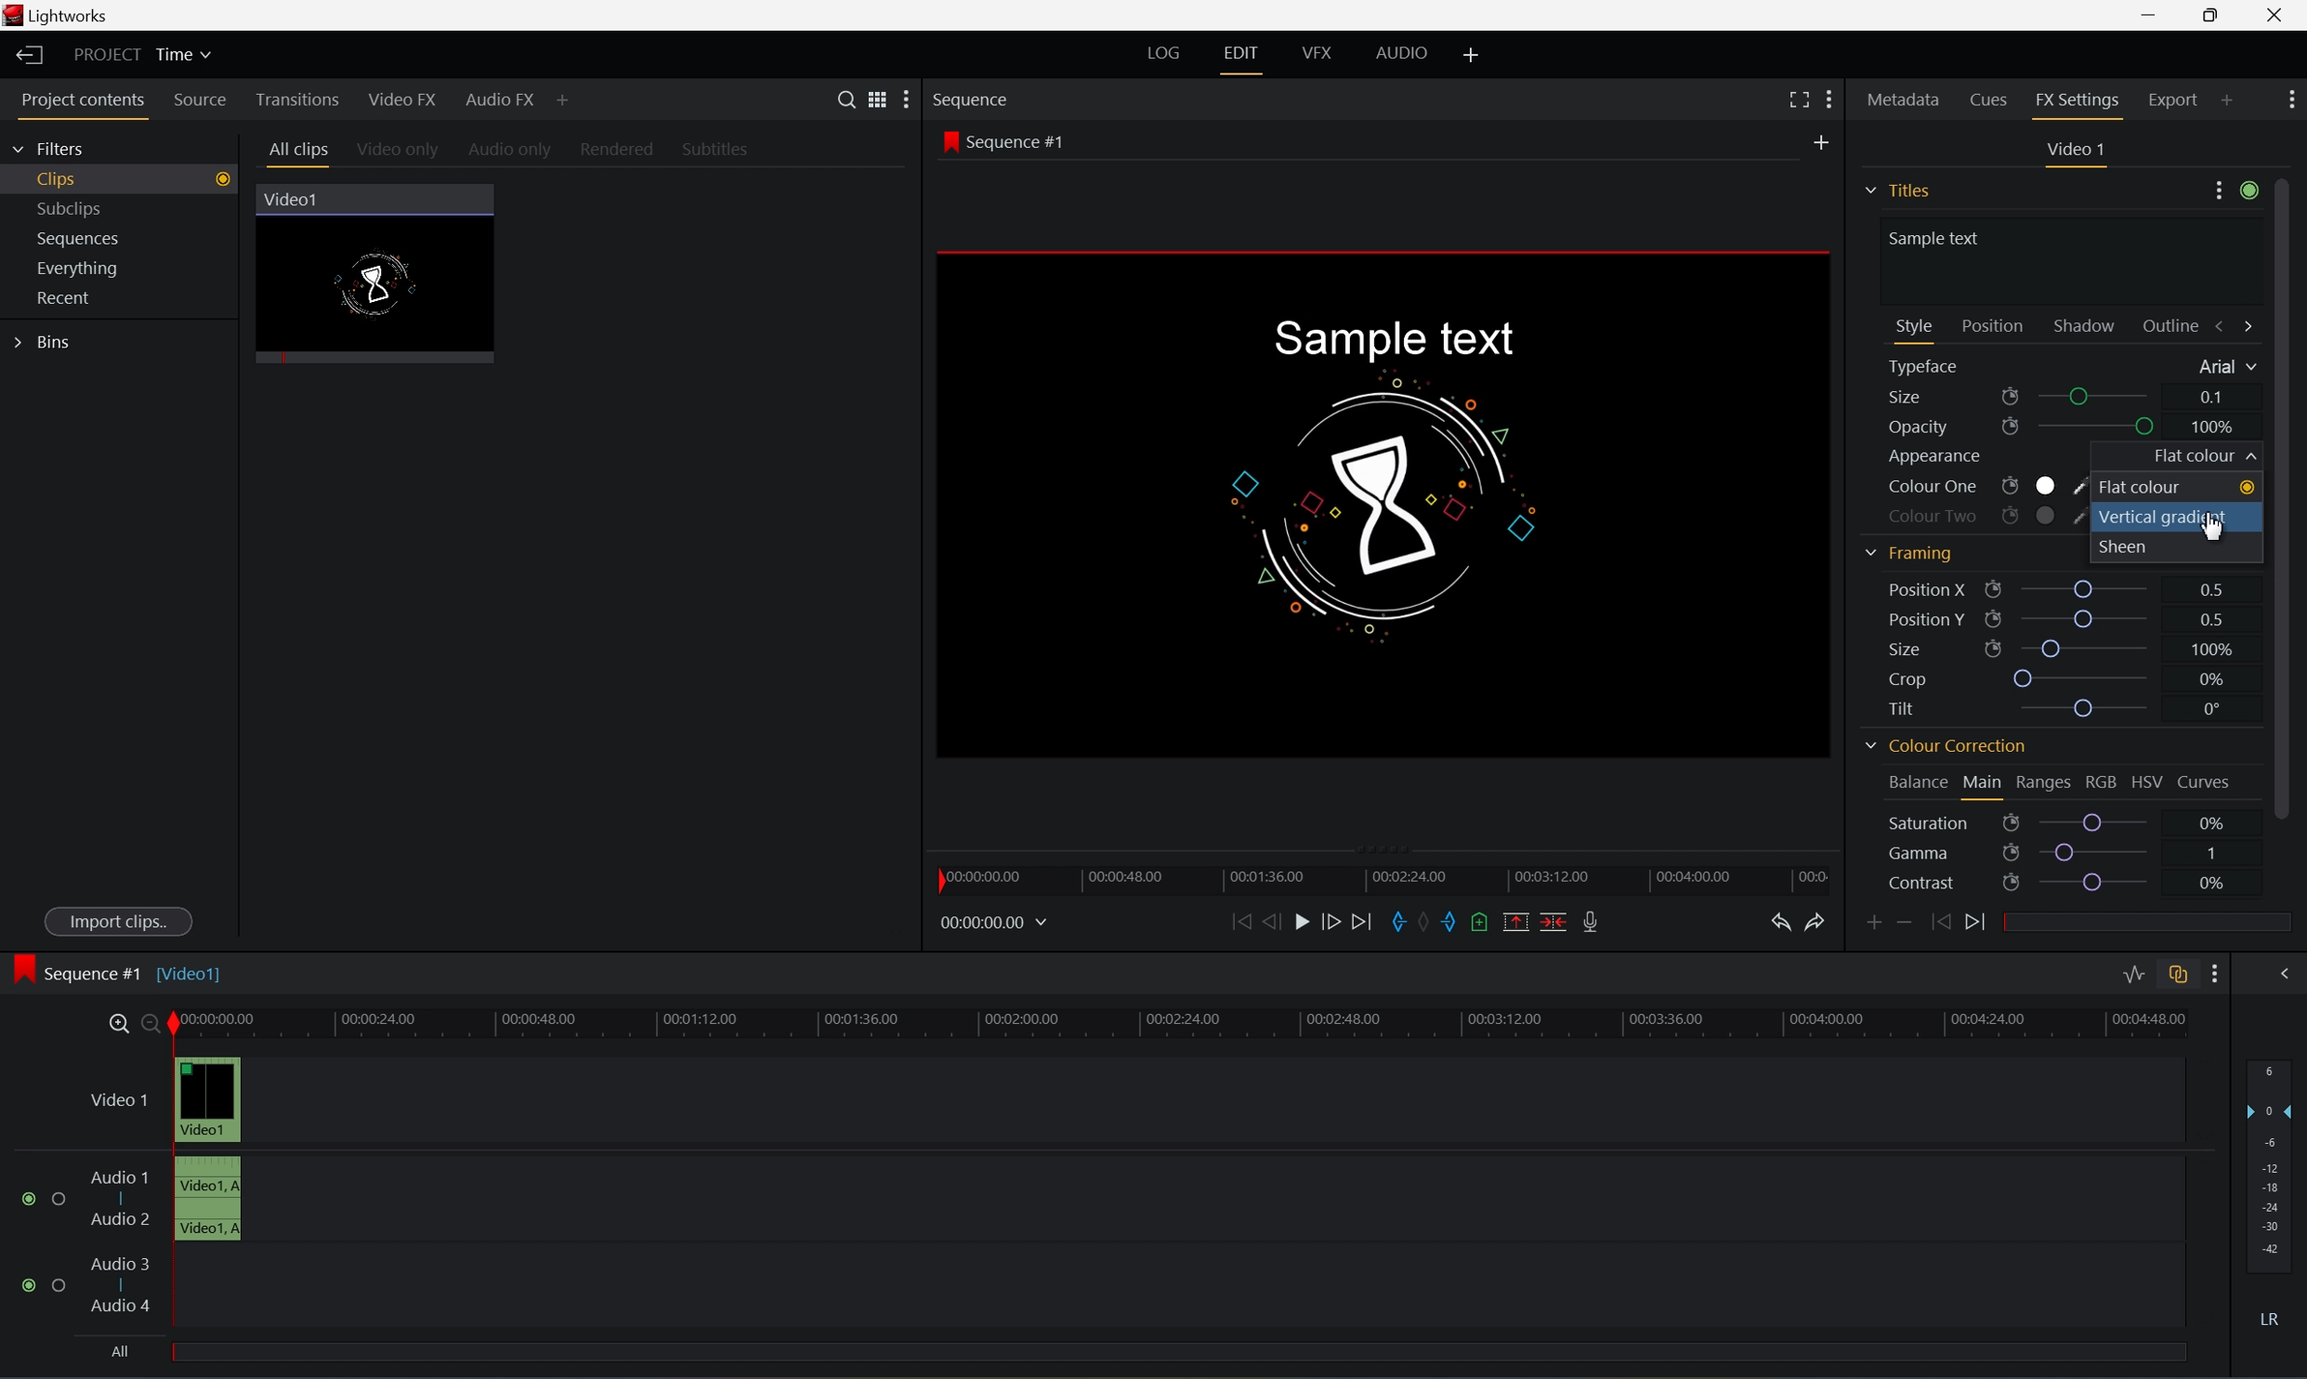 This screenshot has height=1379, width=2307. Describe the element at coordinates (2177, 976) in the screenshot. I see `toggle auto track sync` at that location.